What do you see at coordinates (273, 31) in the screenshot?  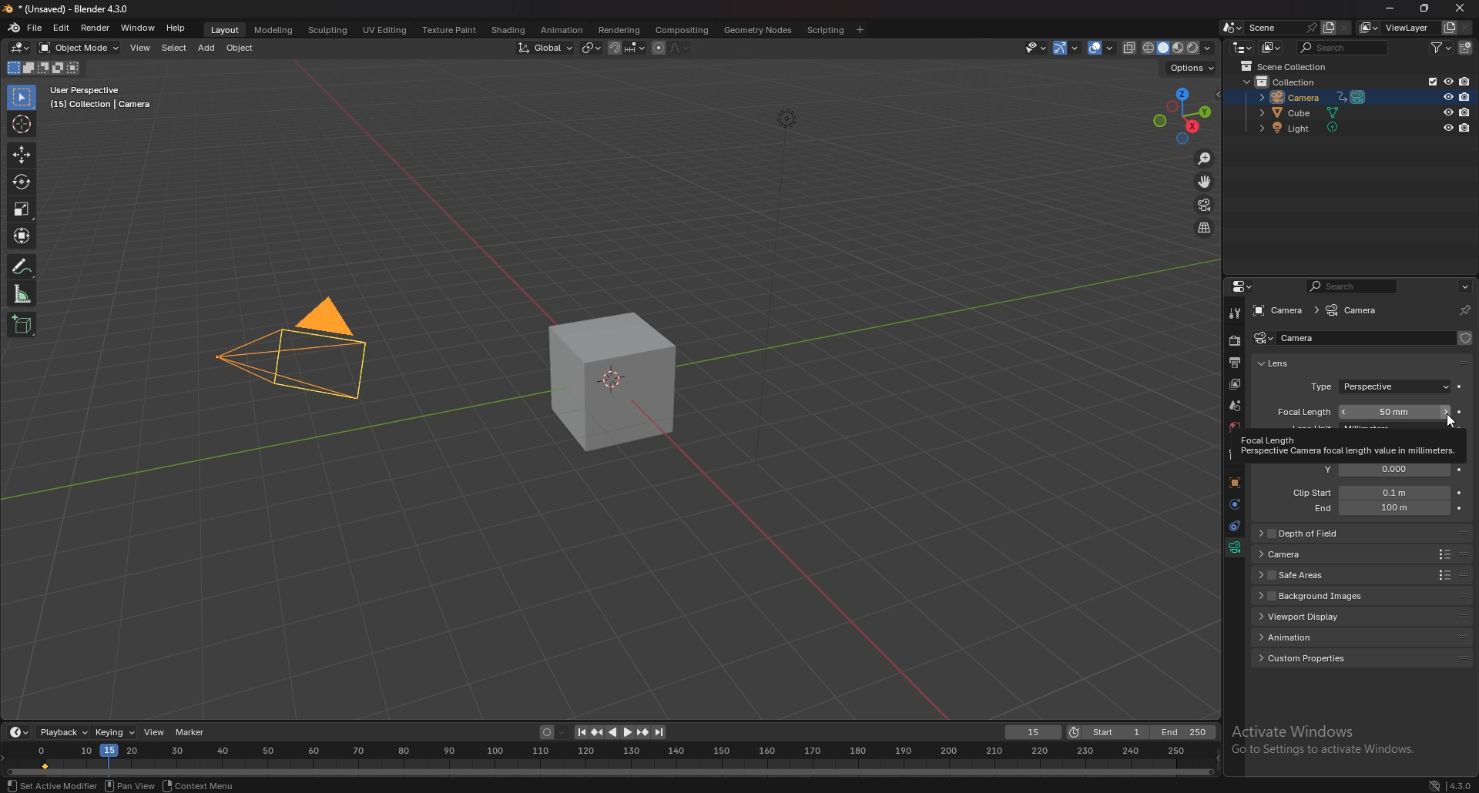 I see `modeling` at bounding box center [273, 31].